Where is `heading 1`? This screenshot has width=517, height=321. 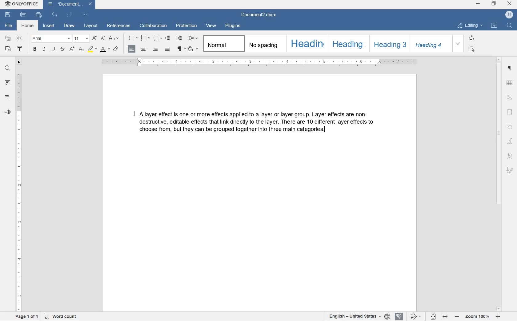
heading 1 is located at coordinates (306, 43).